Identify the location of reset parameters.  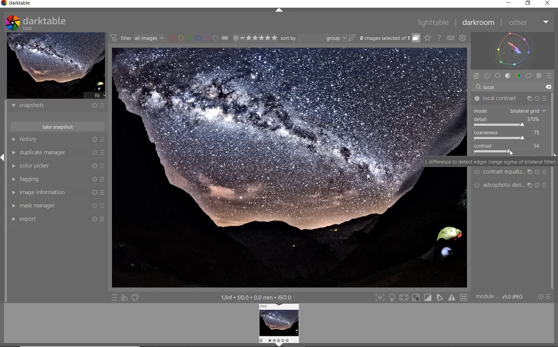
(547, 172).